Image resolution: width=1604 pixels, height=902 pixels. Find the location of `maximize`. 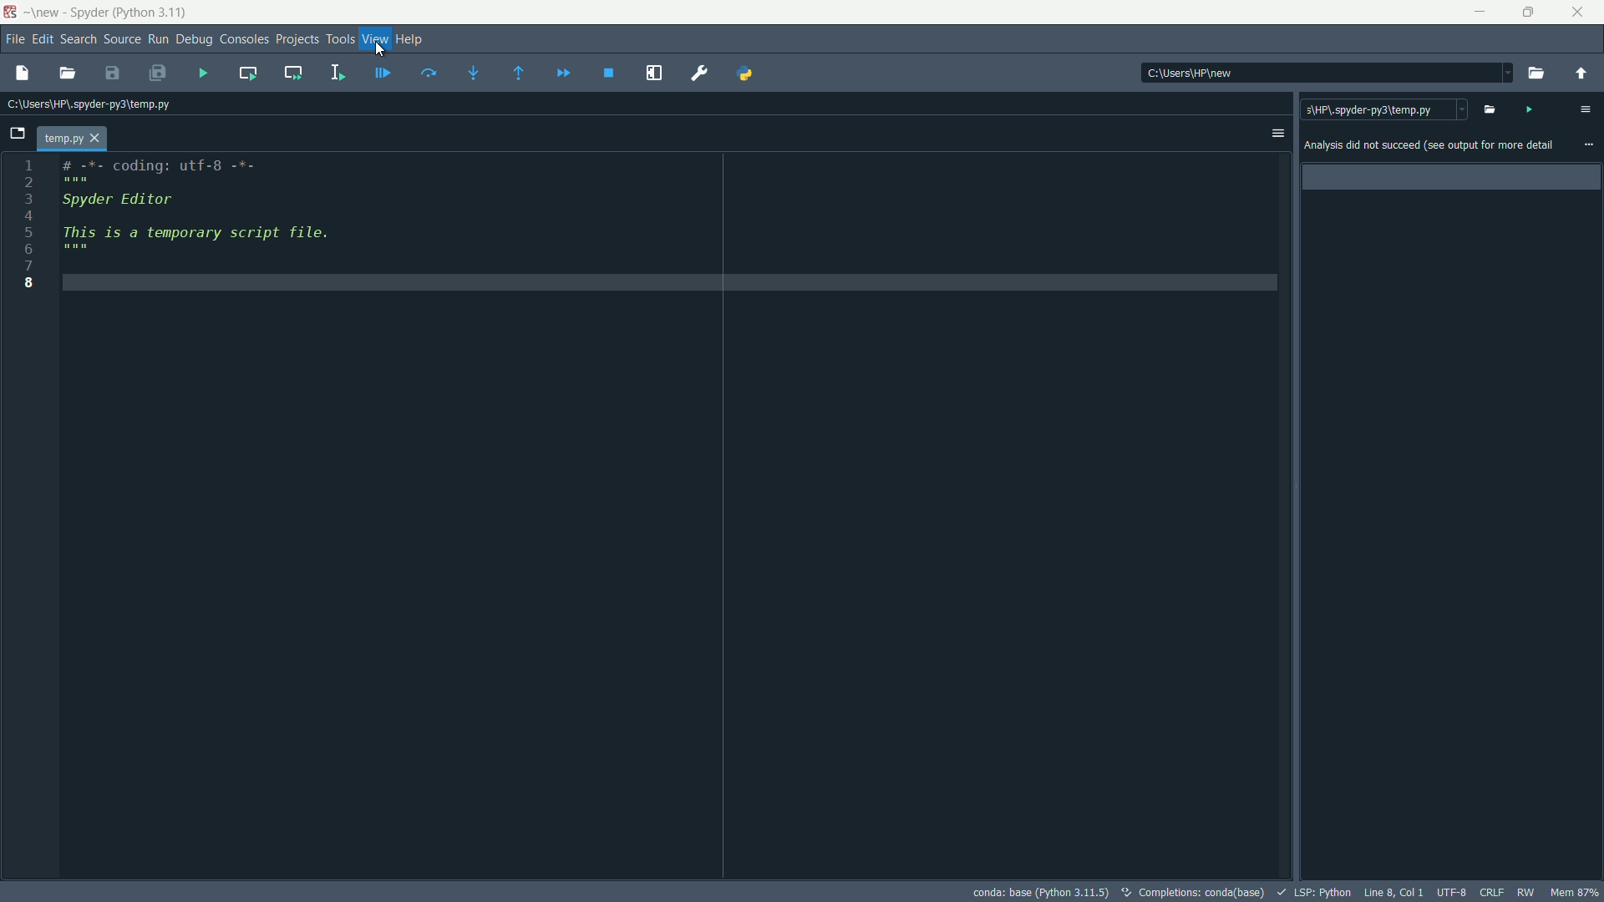

maximize is located at coordinates (1530, 13).